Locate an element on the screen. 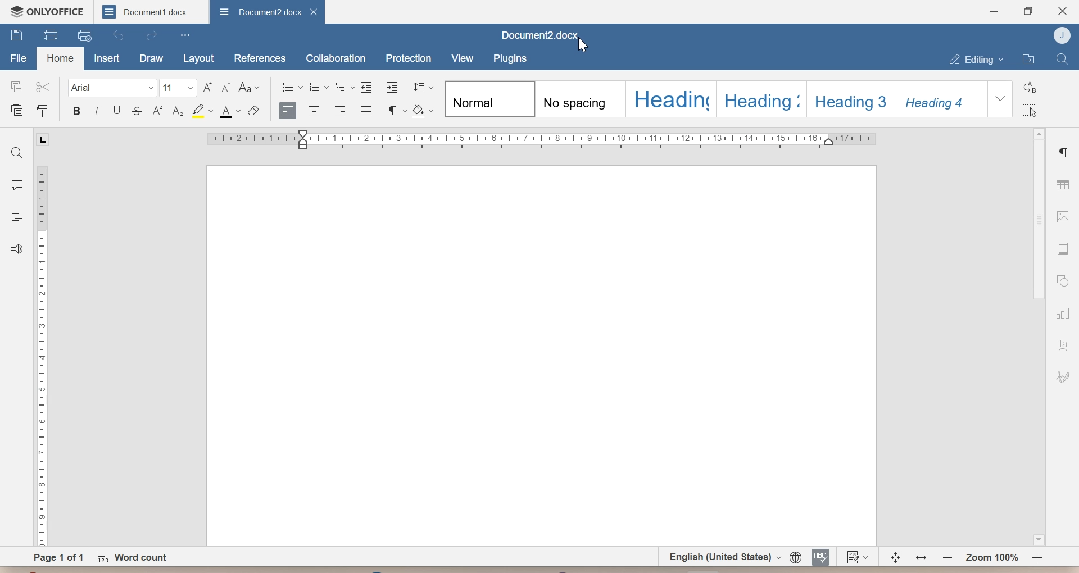 This screenshot has height=573, width=1079. Select all is located at coordinates (1030, 110).